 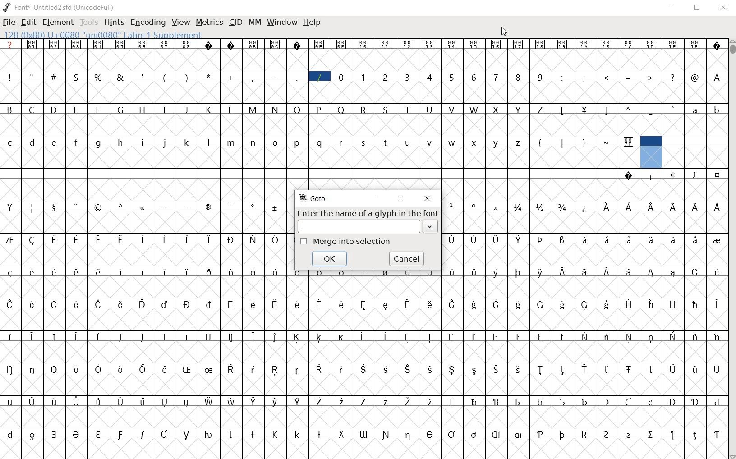 What do you see at coordinates (145, 369) in the screenshot?
I see `Symbol` at bounding box center [145, 369].